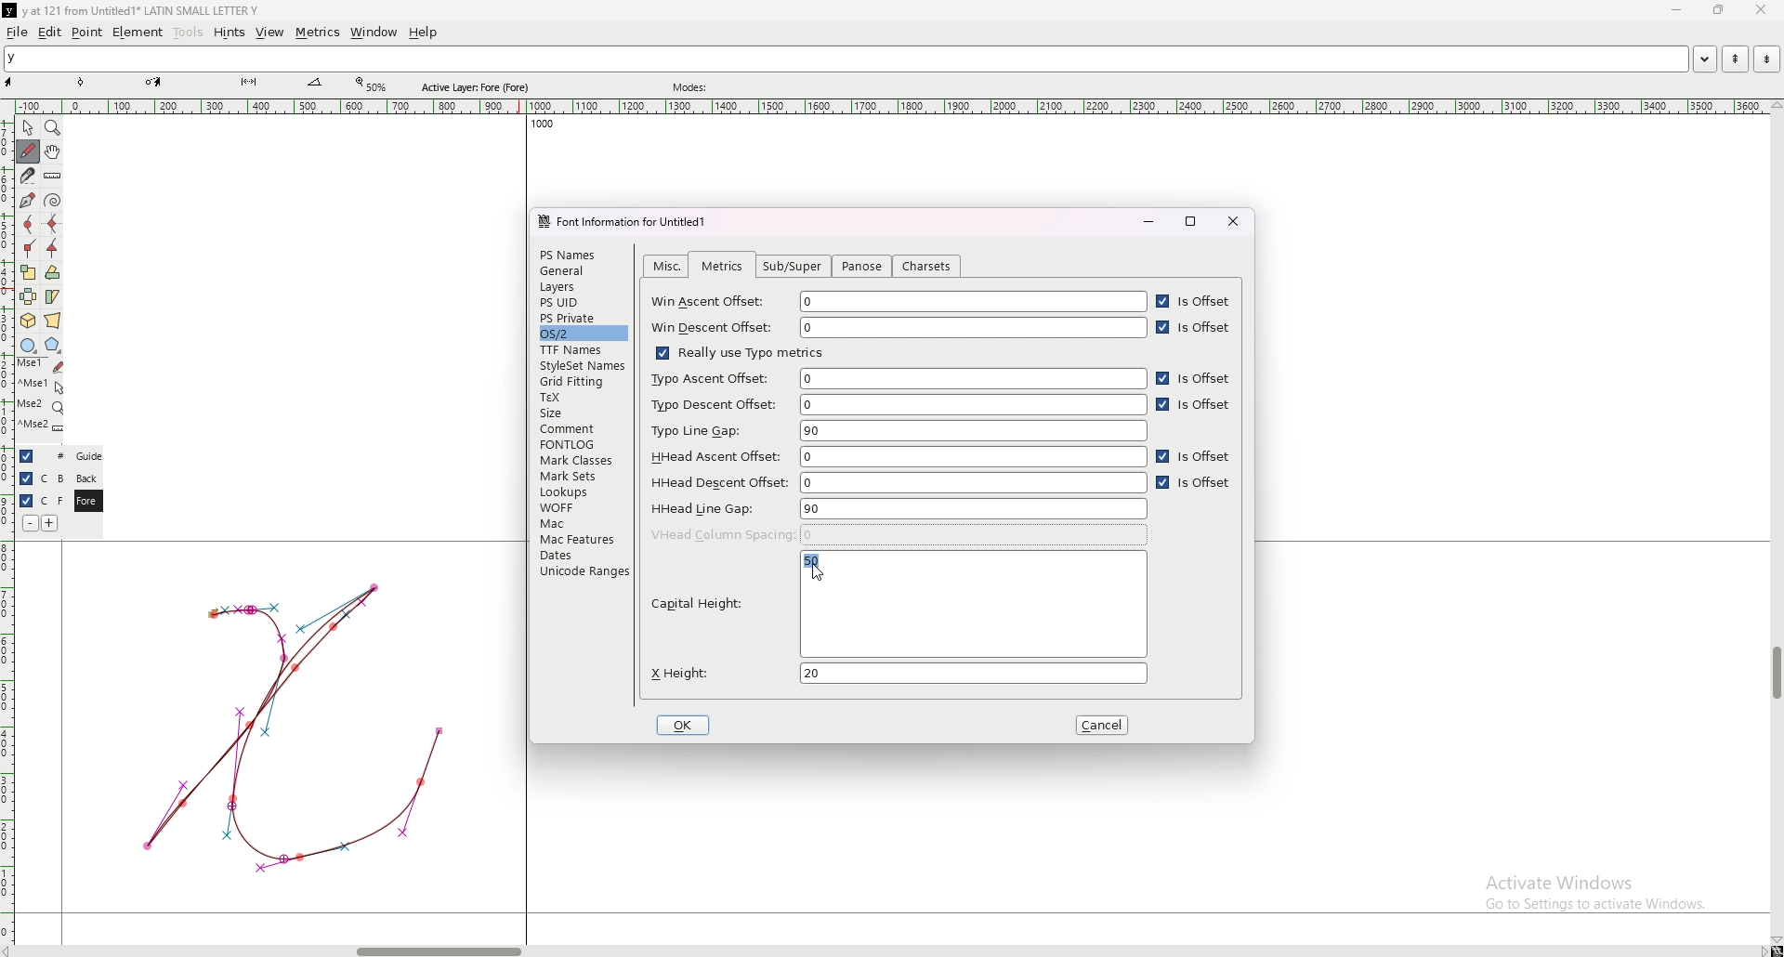  Describe the element at coordinates (439, 947) in the screenshot. I see `scroll bar horizontal` at that location.